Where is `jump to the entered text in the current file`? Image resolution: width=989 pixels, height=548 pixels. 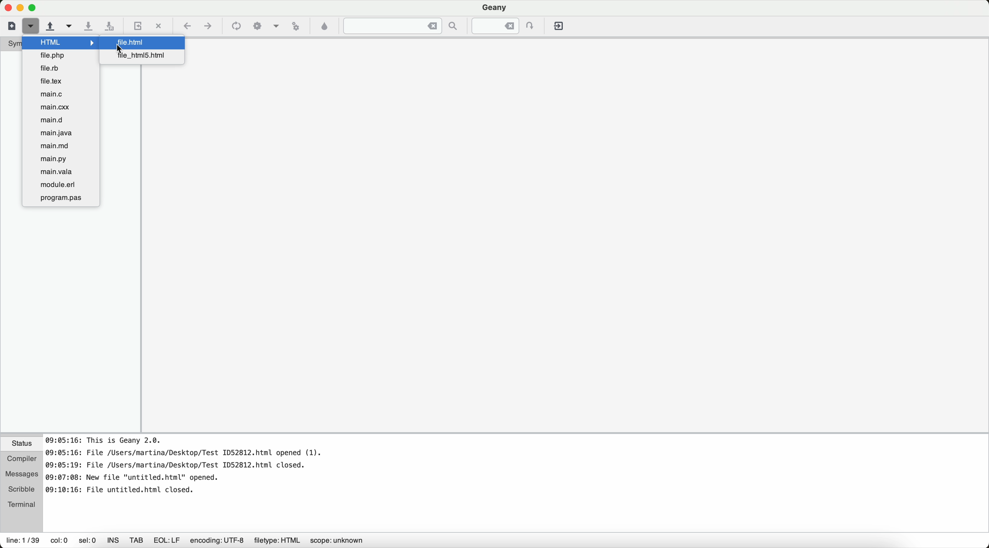 jump to the entered text in the current file is located at coordinates (402, 26).